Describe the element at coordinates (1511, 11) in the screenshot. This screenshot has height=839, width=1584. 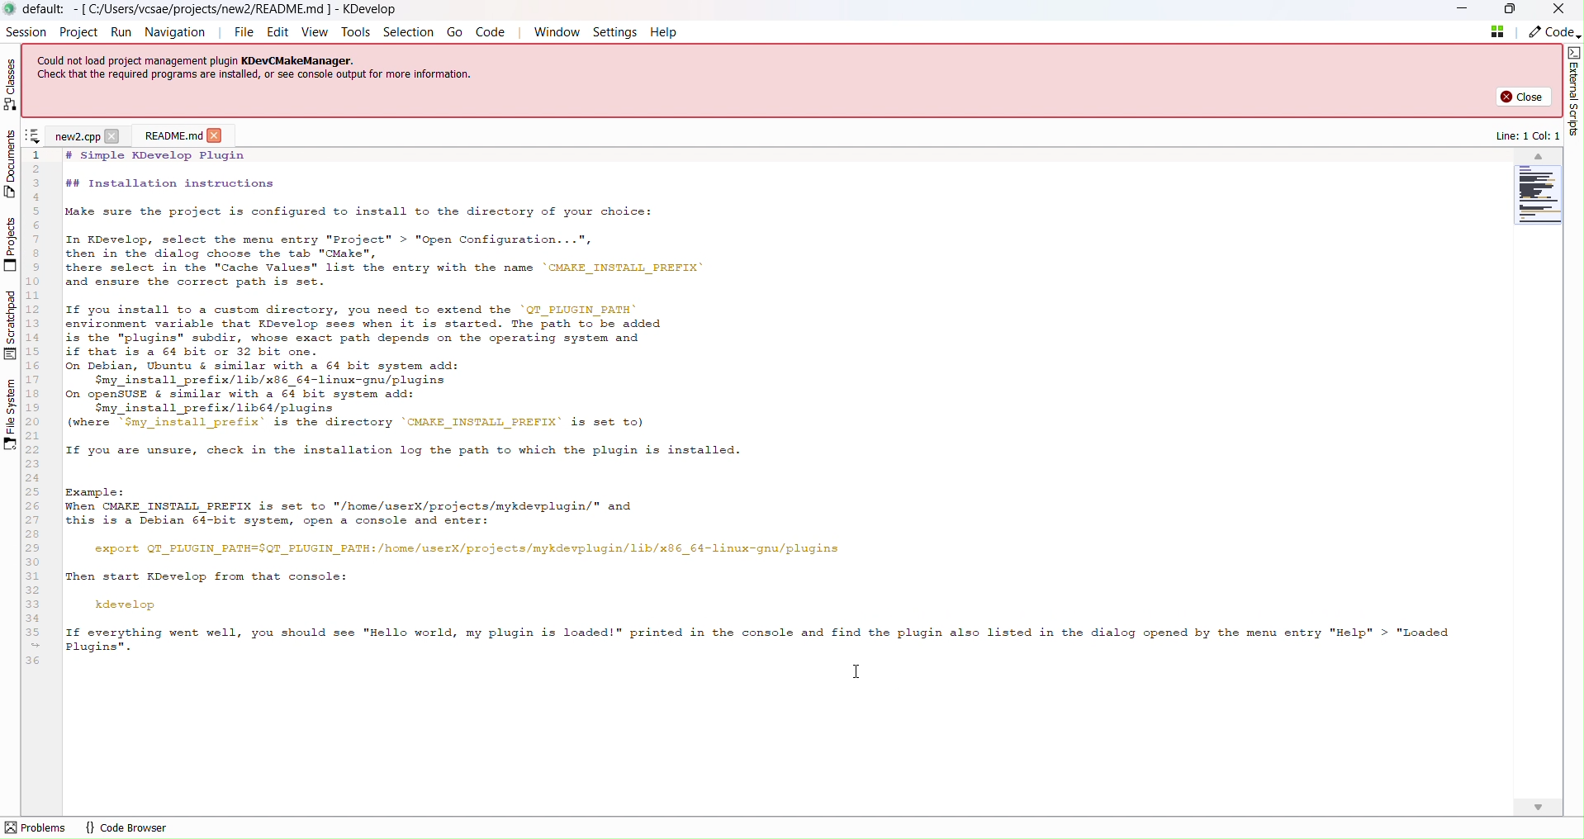
I see `Box` at that location.